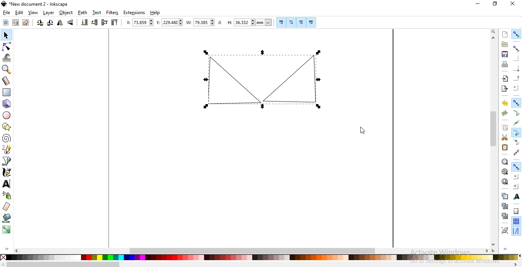 This screenshot has height=267, width=522. What do you see at coordinates (95, 23) in the screenshot?
I see `lower selection one step` at bounding box center [95, 23].